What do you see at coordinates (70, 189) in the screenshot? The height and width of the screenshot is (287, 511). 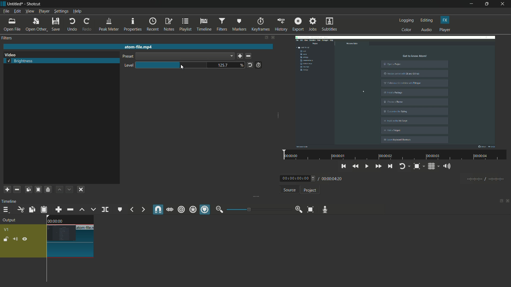 I see `move filter down` at bounding box center [70, 189].